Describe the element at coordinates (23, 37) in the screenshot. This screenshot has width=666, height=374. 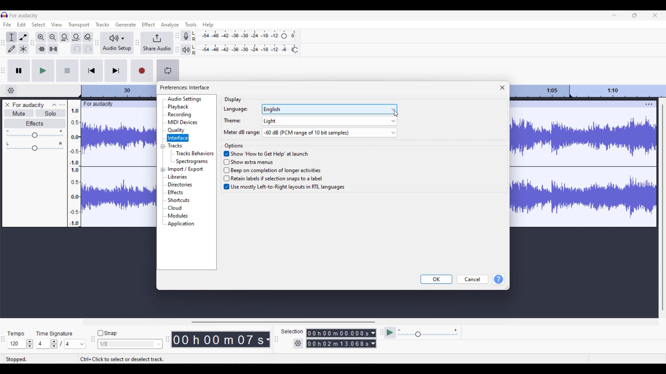
I see `Envelop tool` at that location.